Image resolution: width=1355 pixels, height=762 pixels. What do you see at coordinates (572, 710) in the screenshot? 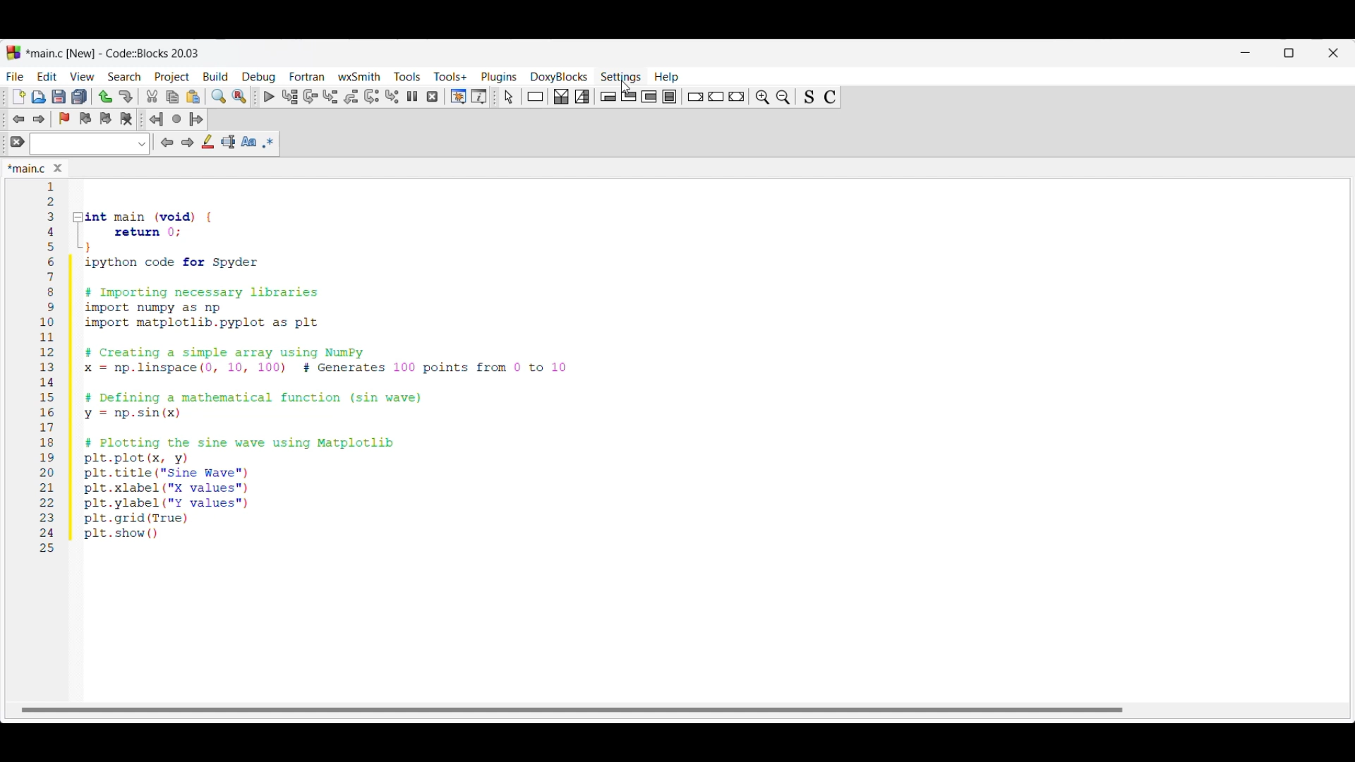
I see `Horizontal slide bar` at bounding box center [572, 710].